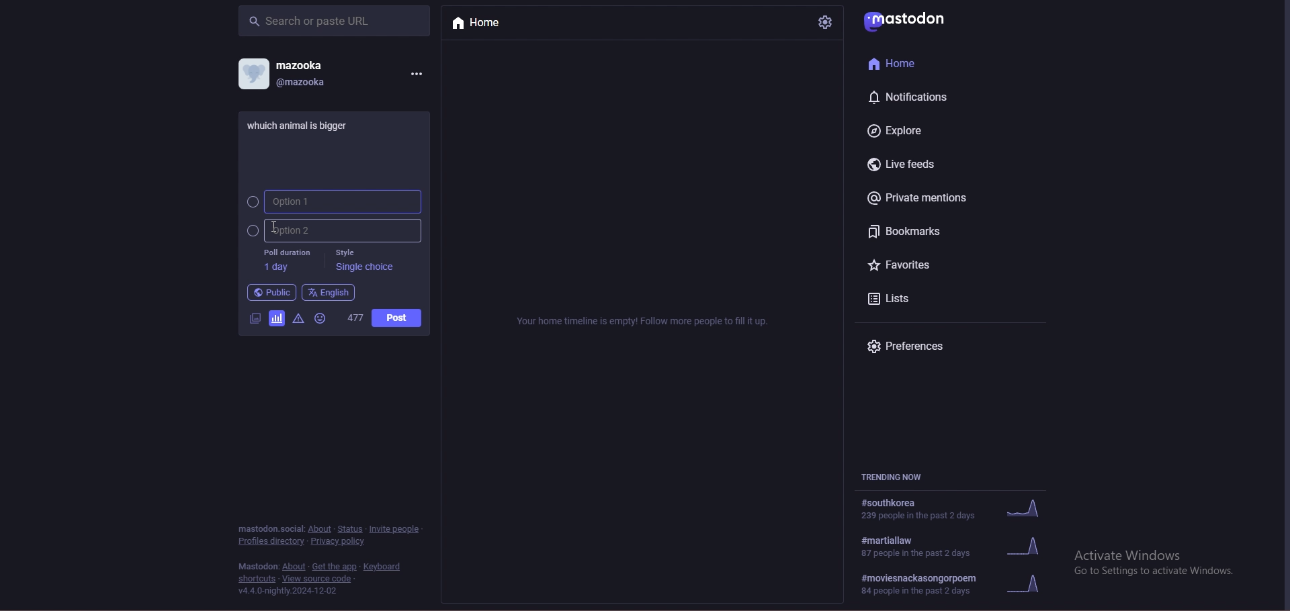 Image resolution: width=1290 pixels, height=611 pixels. What do you see at coordinates (298, 320) in the screenshot?
I see `warning` at bounding box center [298, 320].